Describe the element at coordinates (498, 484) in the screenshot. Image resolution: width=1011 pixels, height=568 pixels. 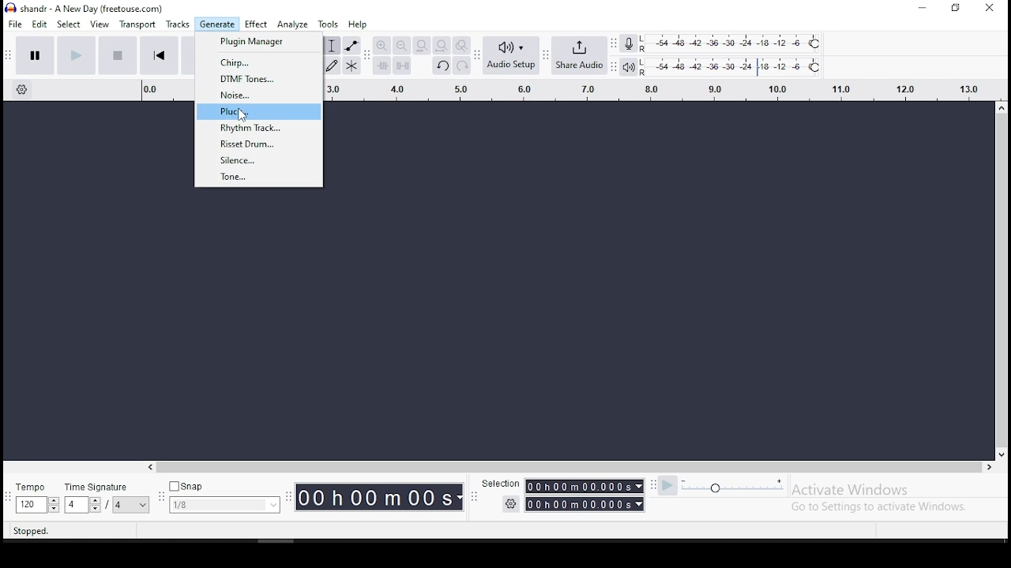
I see `` at that location.